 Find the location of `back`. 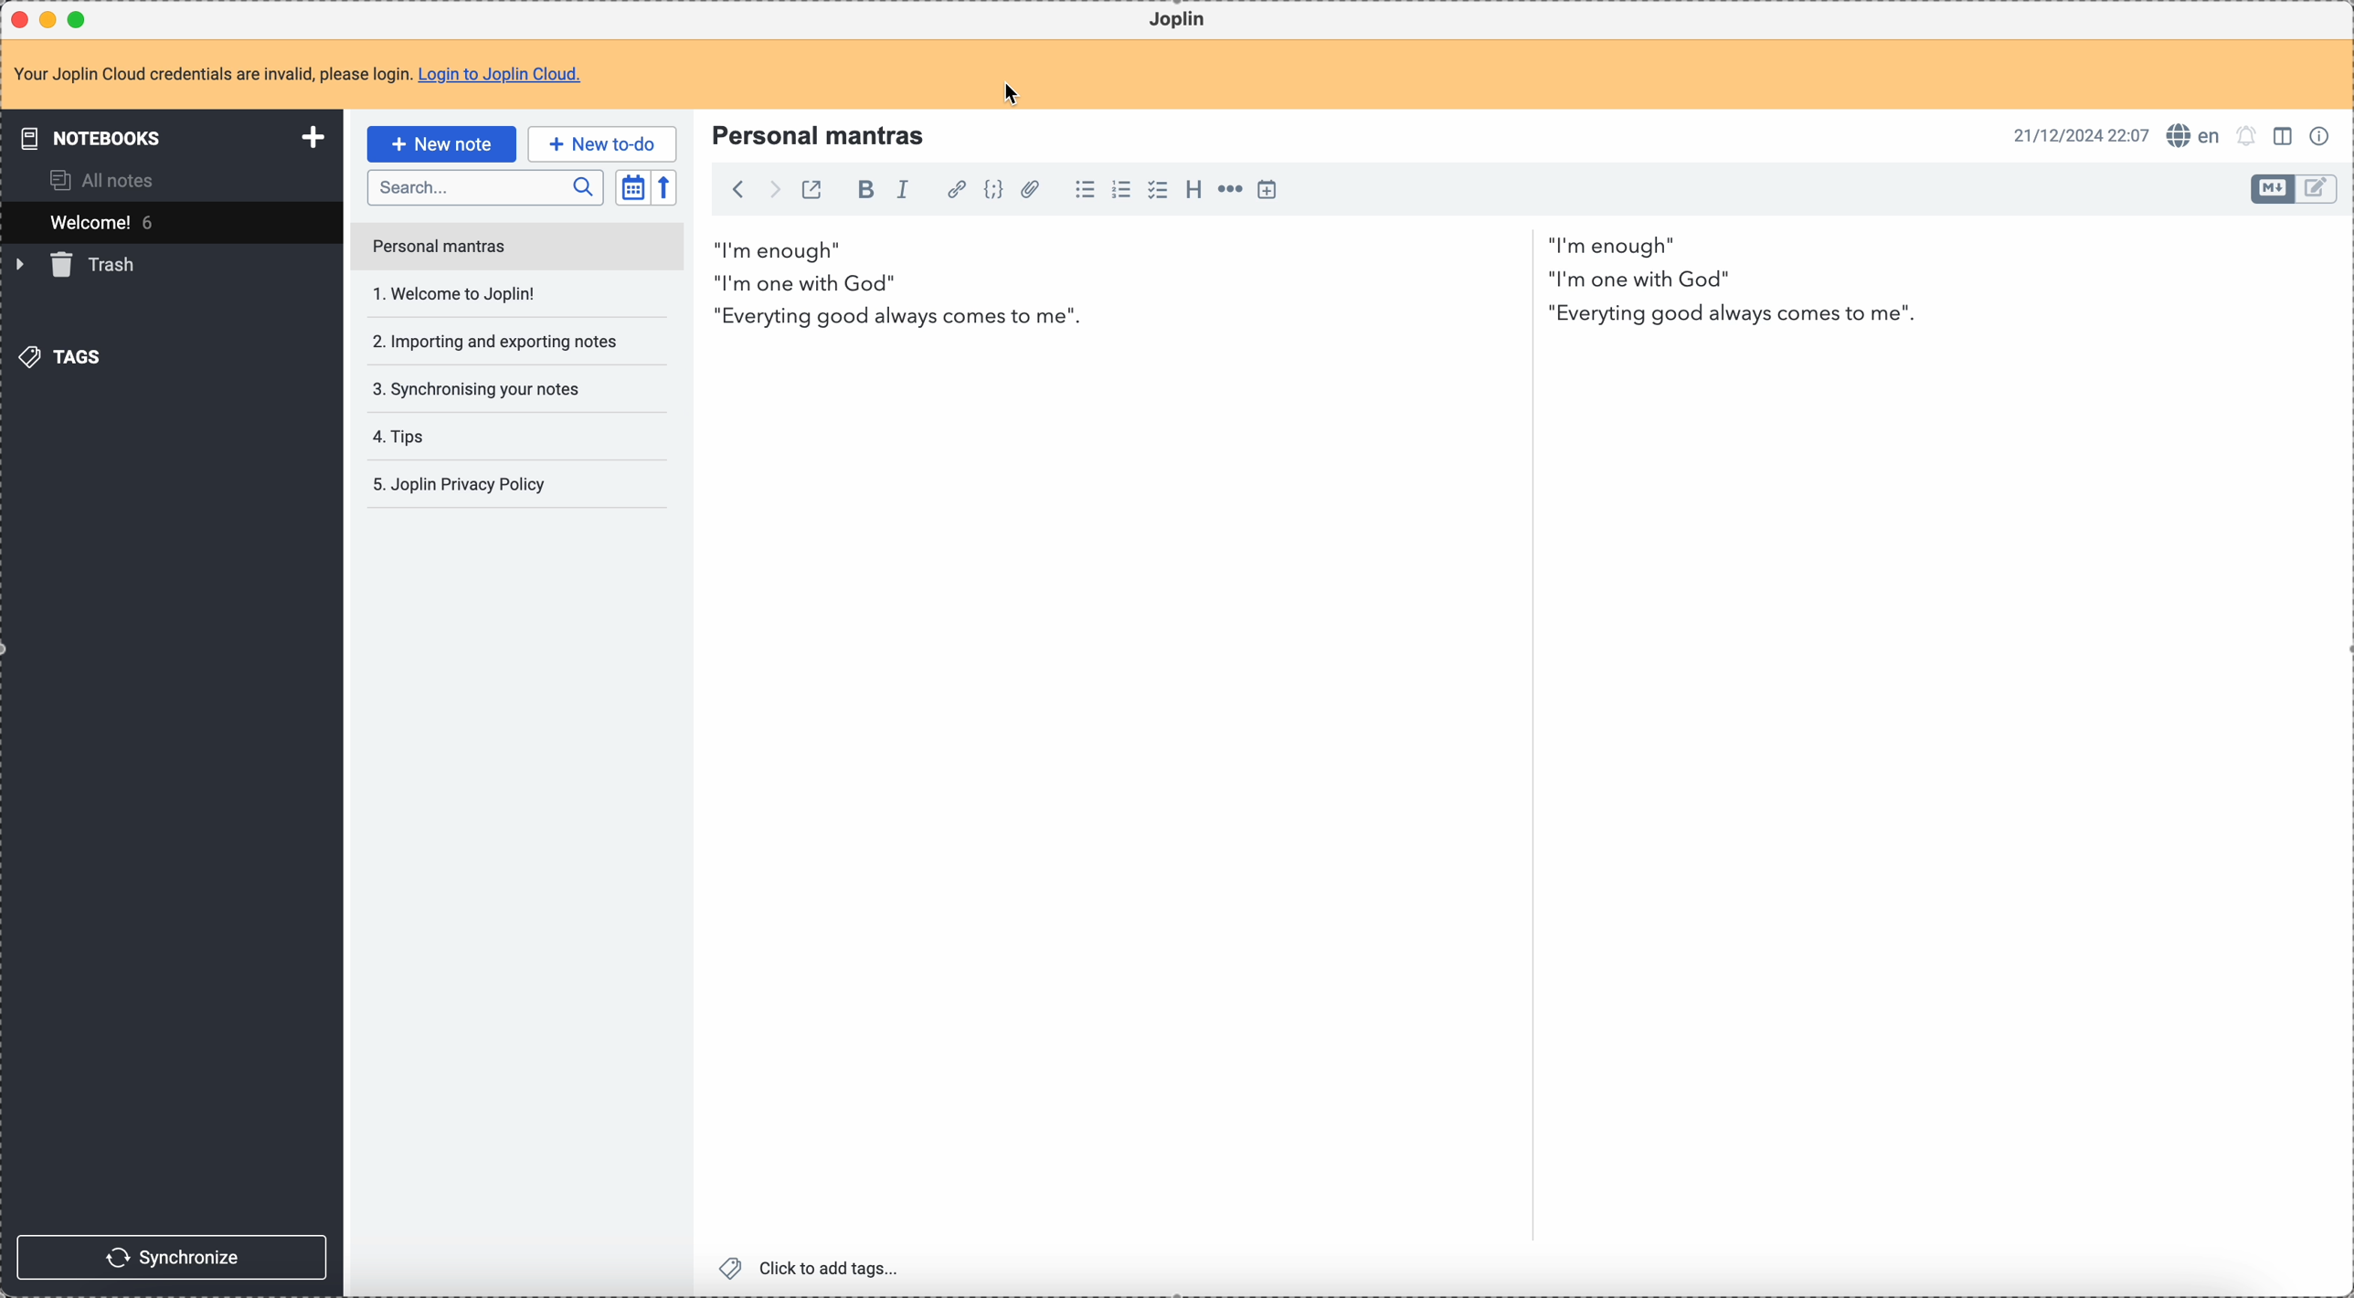

back is located at coordinates (737, 191).